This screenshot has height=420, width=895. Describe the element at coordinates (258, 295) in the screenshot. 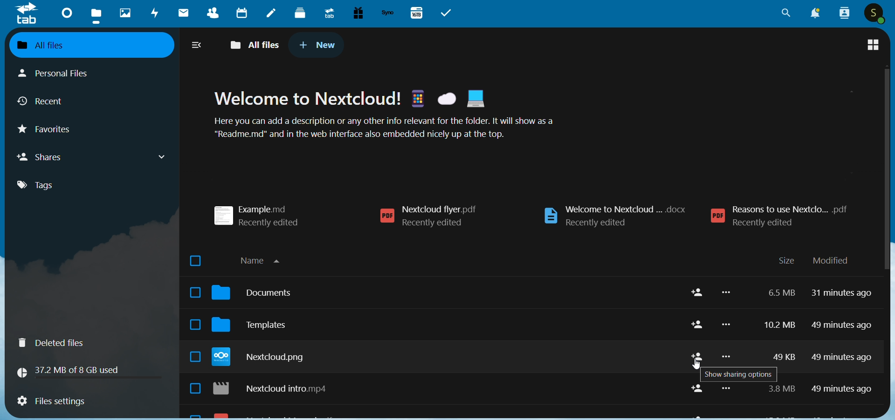

I see `document` at that location.